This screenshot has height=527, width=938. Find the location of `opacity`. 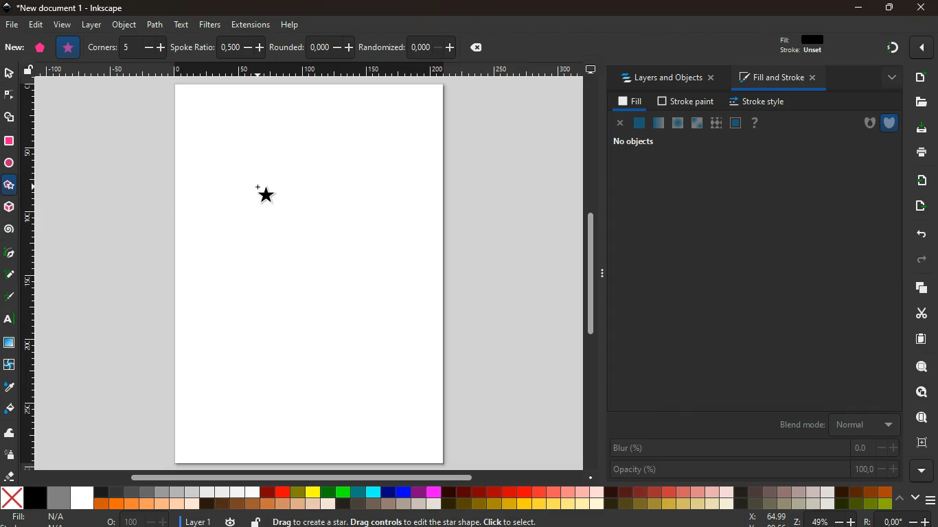

opacity is located at coordinates (659, 125).